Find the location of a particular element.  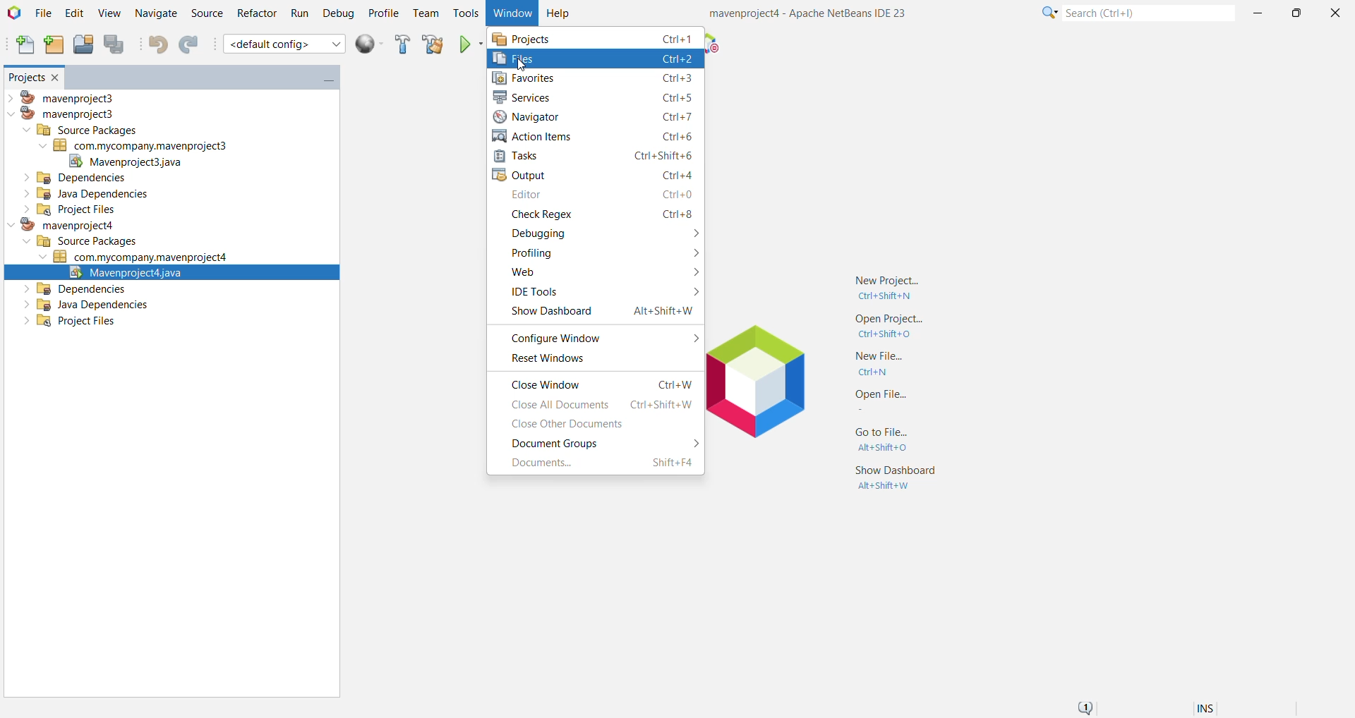

 is located at coordinates (372, 45).